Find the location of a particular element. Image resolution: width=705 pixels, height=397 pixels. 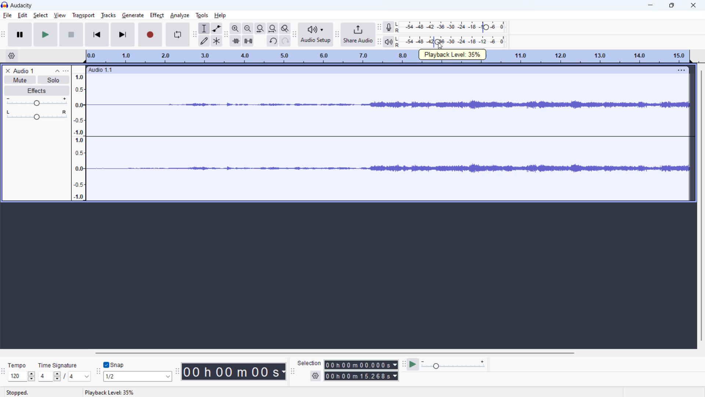

Tempo is located at coordinates (19, 364).